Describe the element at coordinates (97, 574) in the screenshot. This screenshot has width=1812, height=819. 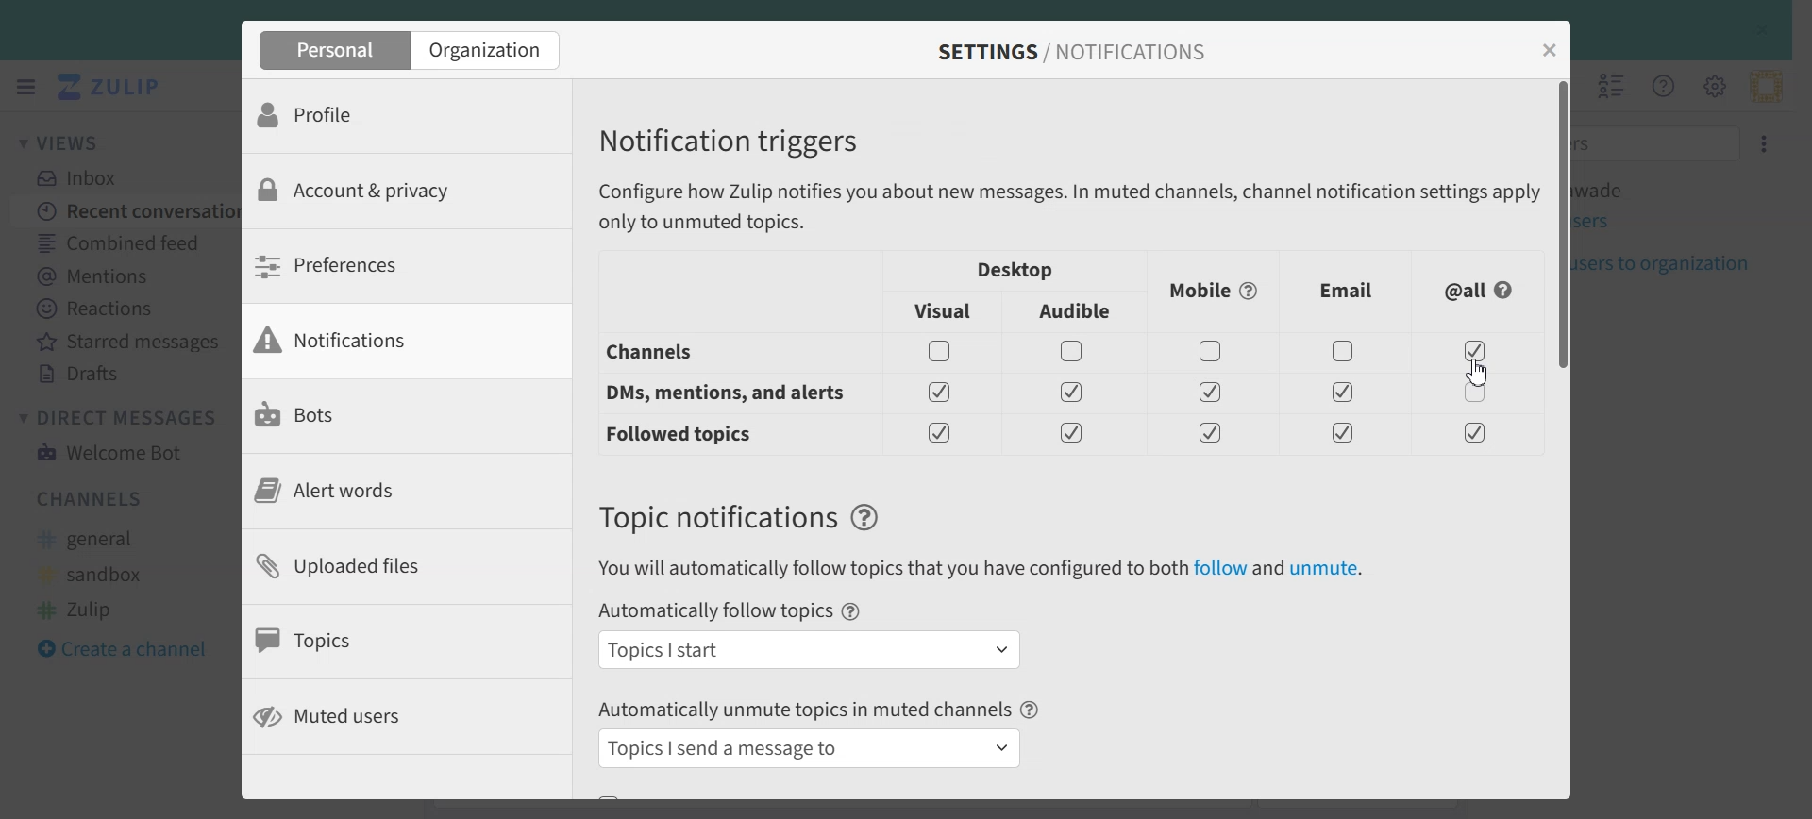
I see `#sandbox` at that location.